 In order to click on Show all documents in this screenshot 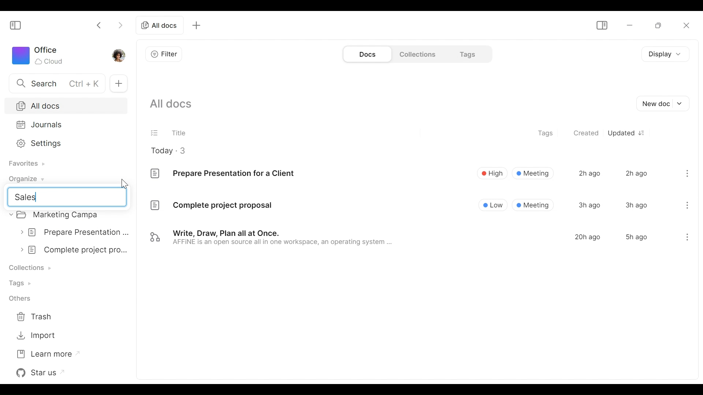, I will do `click(174, 105)`.